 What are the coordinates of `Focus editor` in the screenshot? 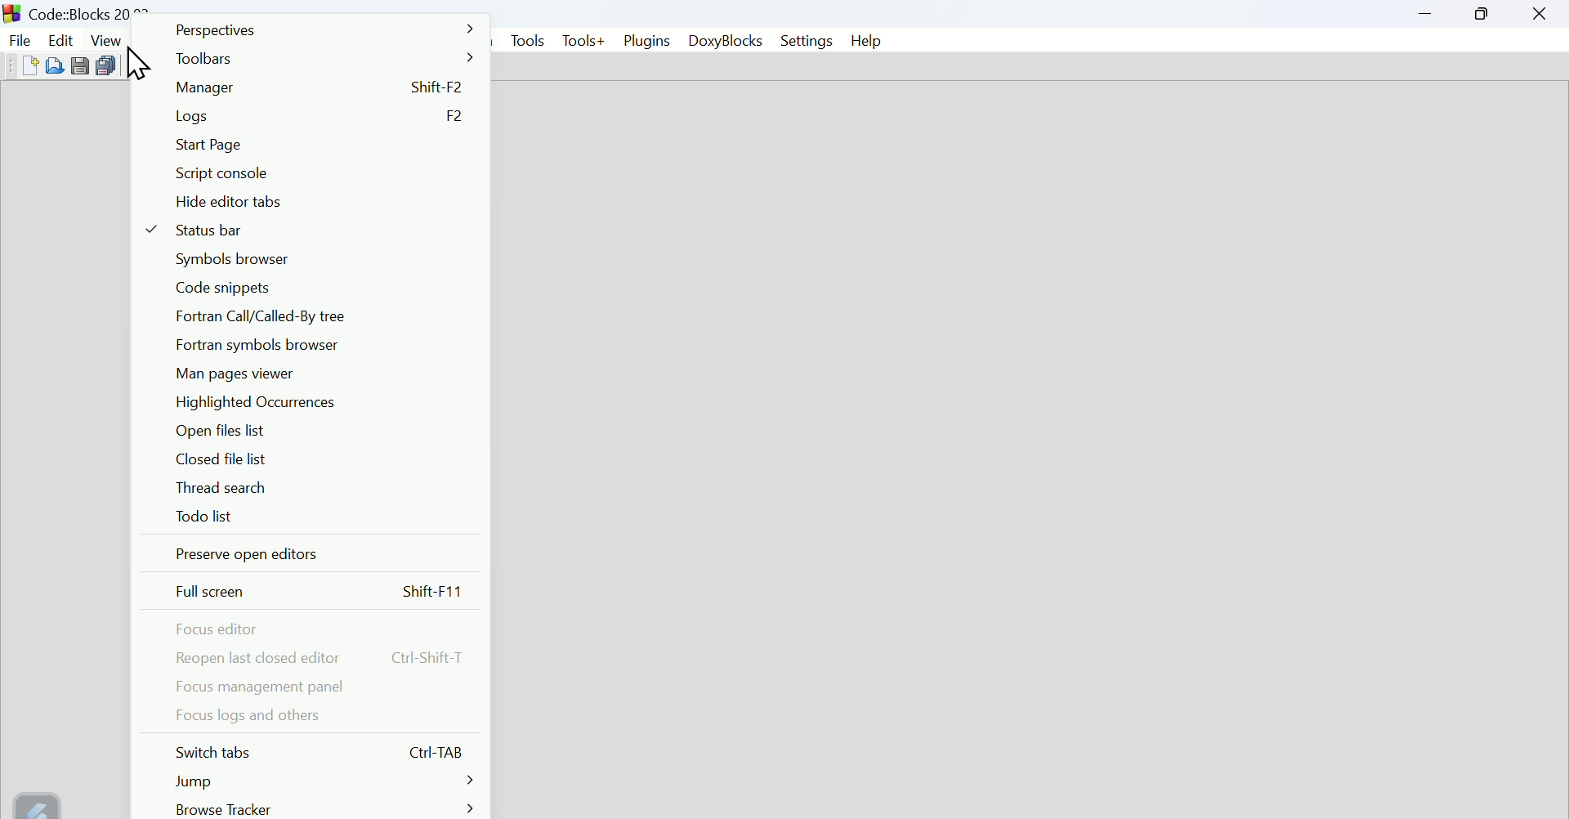 It's located at (228, 629).